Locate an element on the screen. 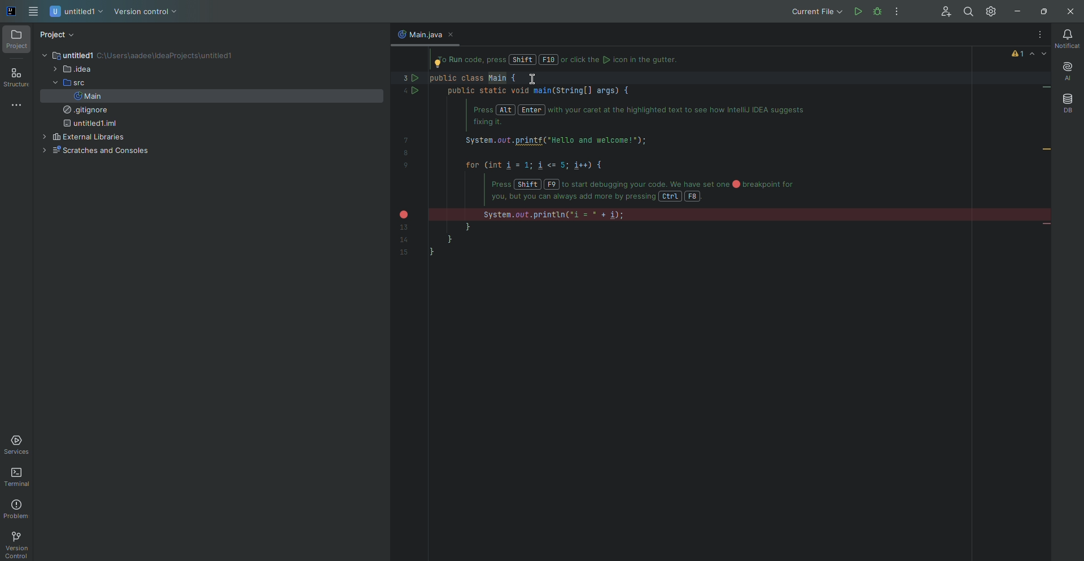  Services is located at coordinates (19, 445).